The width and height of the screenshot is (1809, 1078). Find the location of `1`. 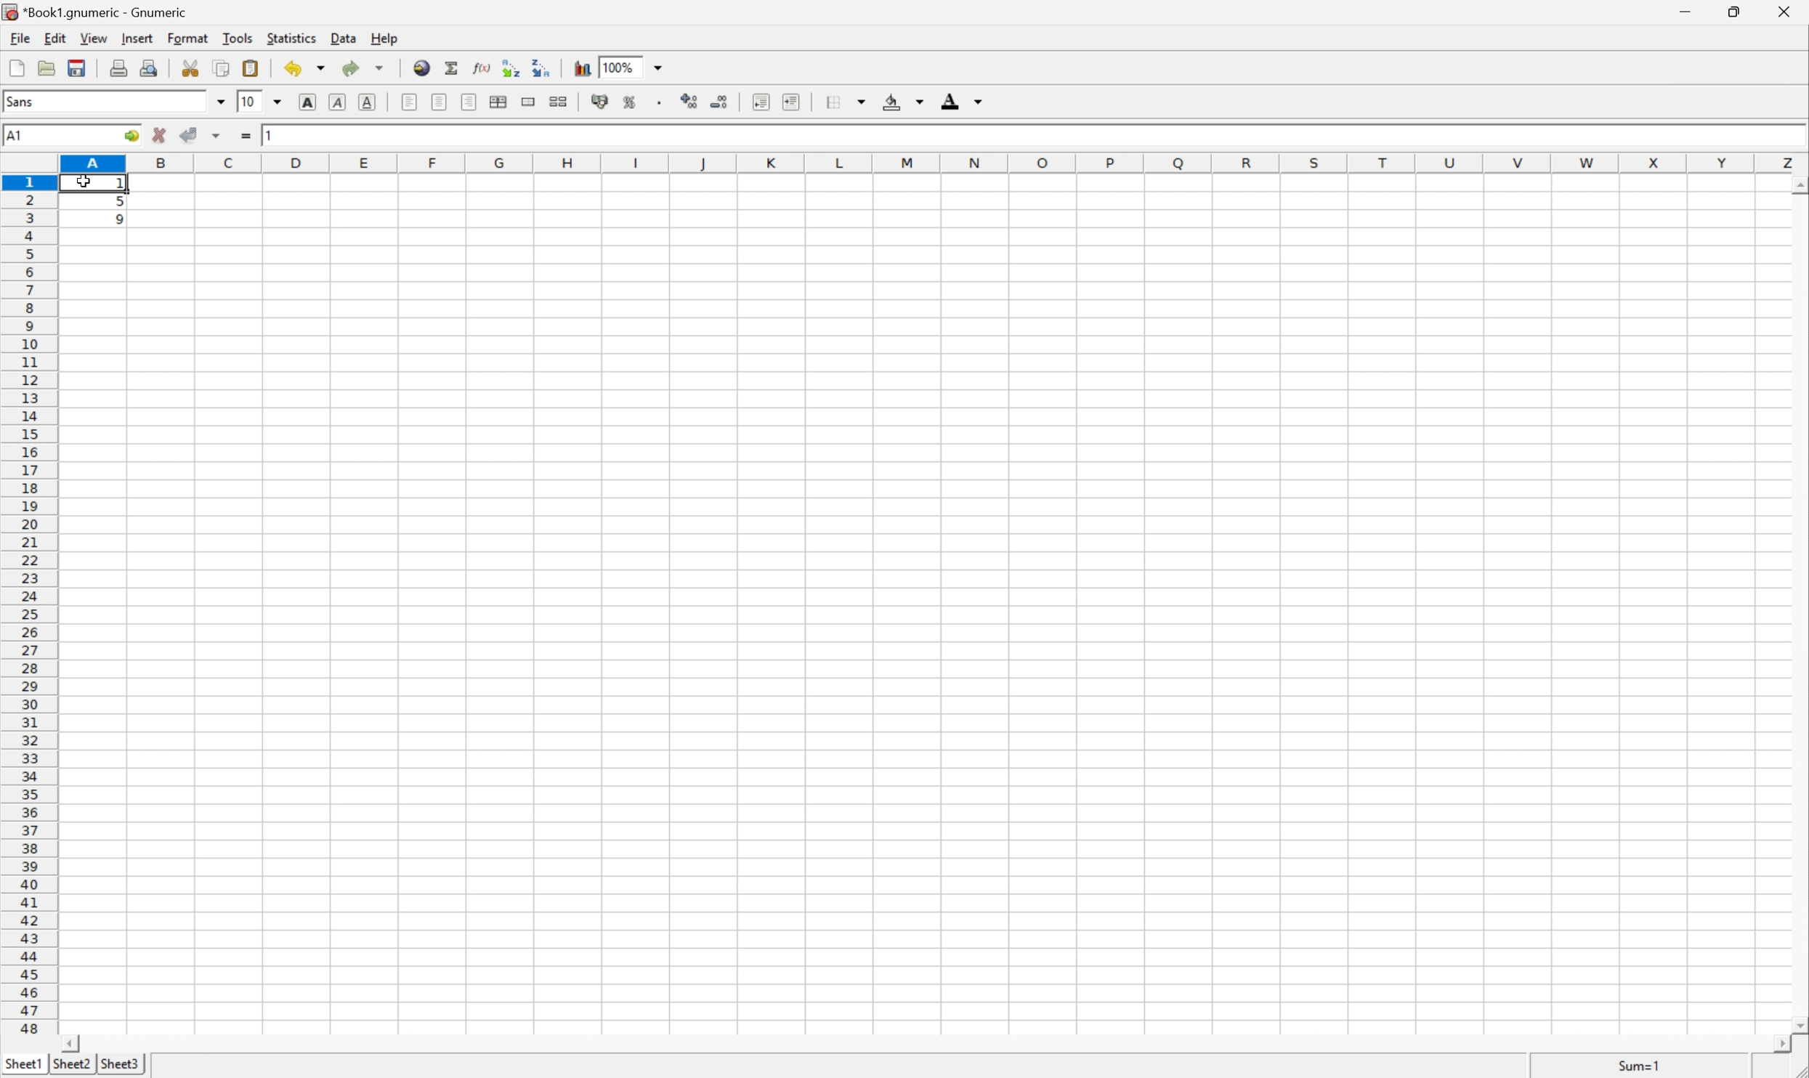

1 is located at coordinates (124, 185).